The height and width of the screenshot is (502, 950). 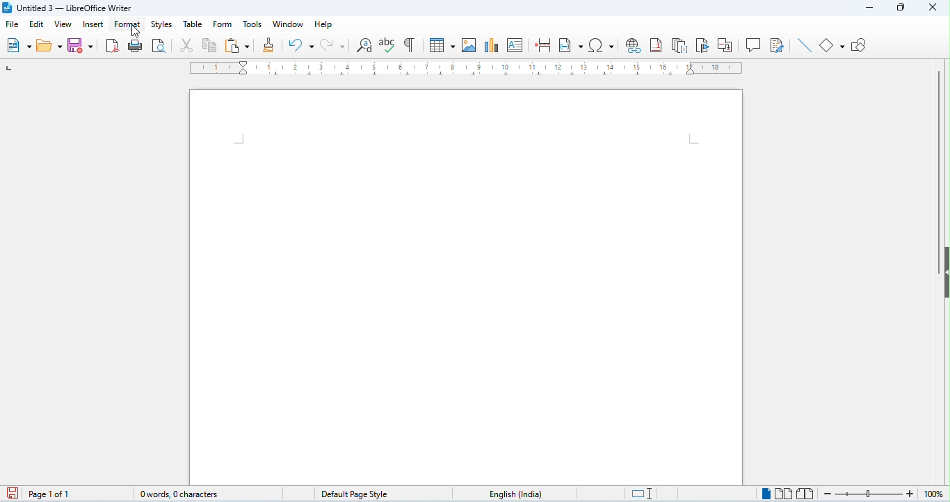 What do you see at coordinates (63, 25) in the screenshot?
I see `view` at bounding box center [63, 25].